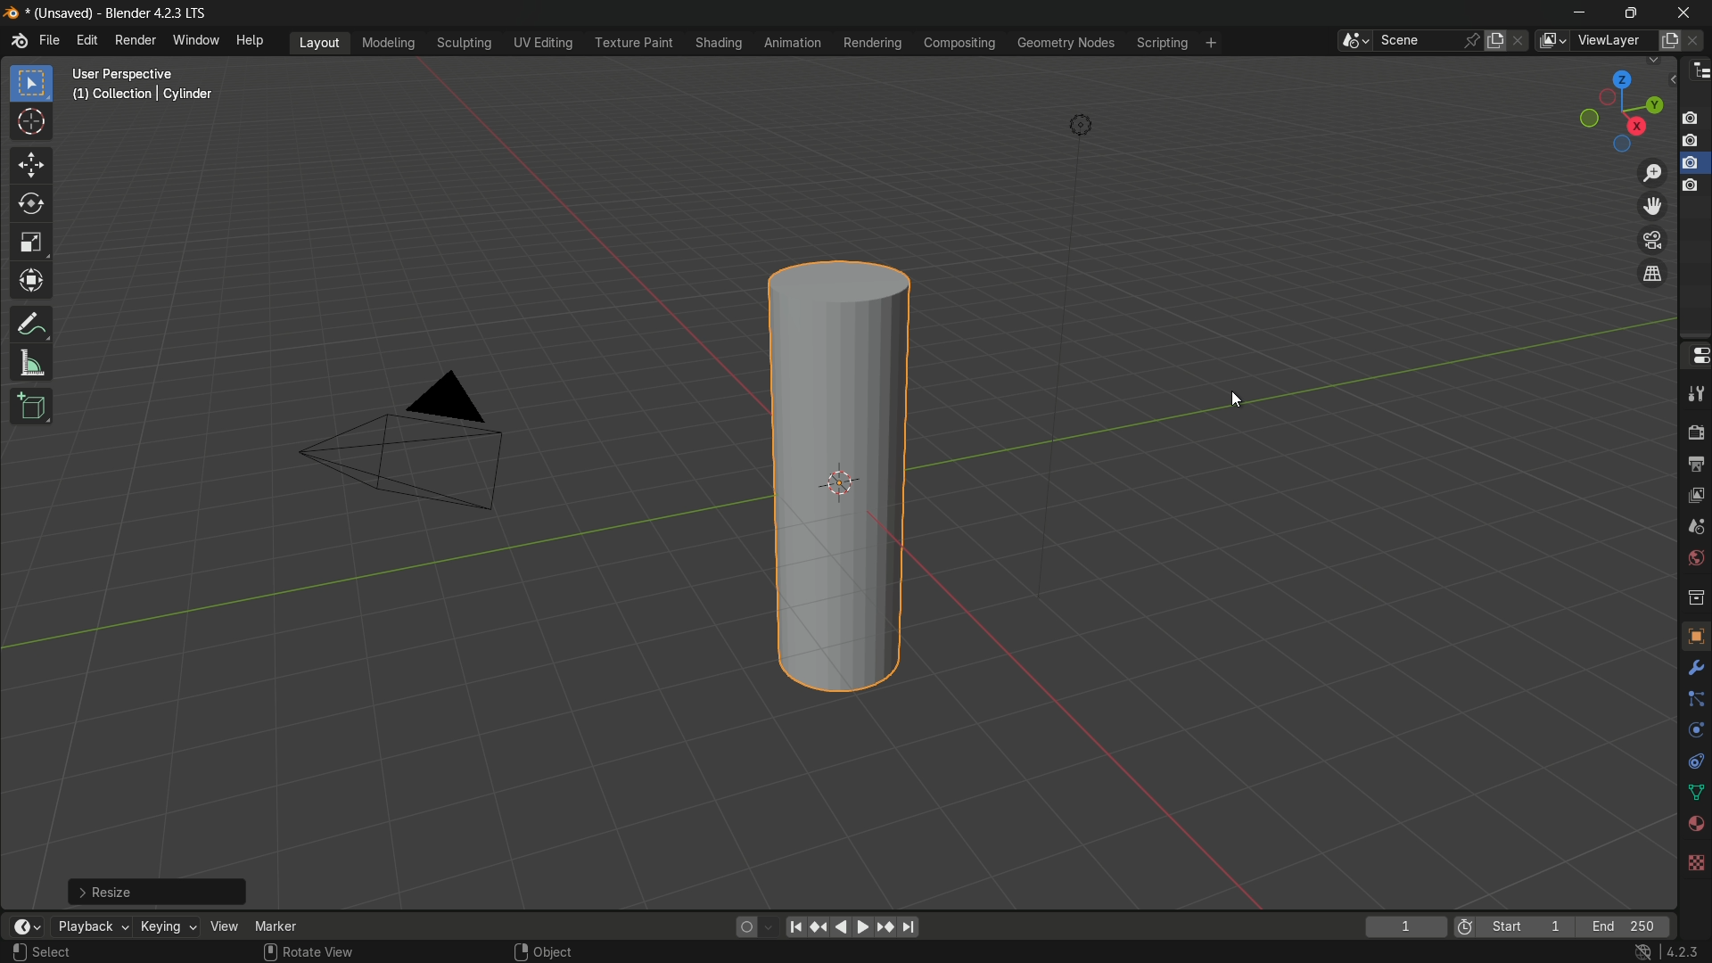 The width and height of the screenshot is (1712, 963). Describe the element at coordinates (32, 206) in the screenshot. I see `rotate` at that location.